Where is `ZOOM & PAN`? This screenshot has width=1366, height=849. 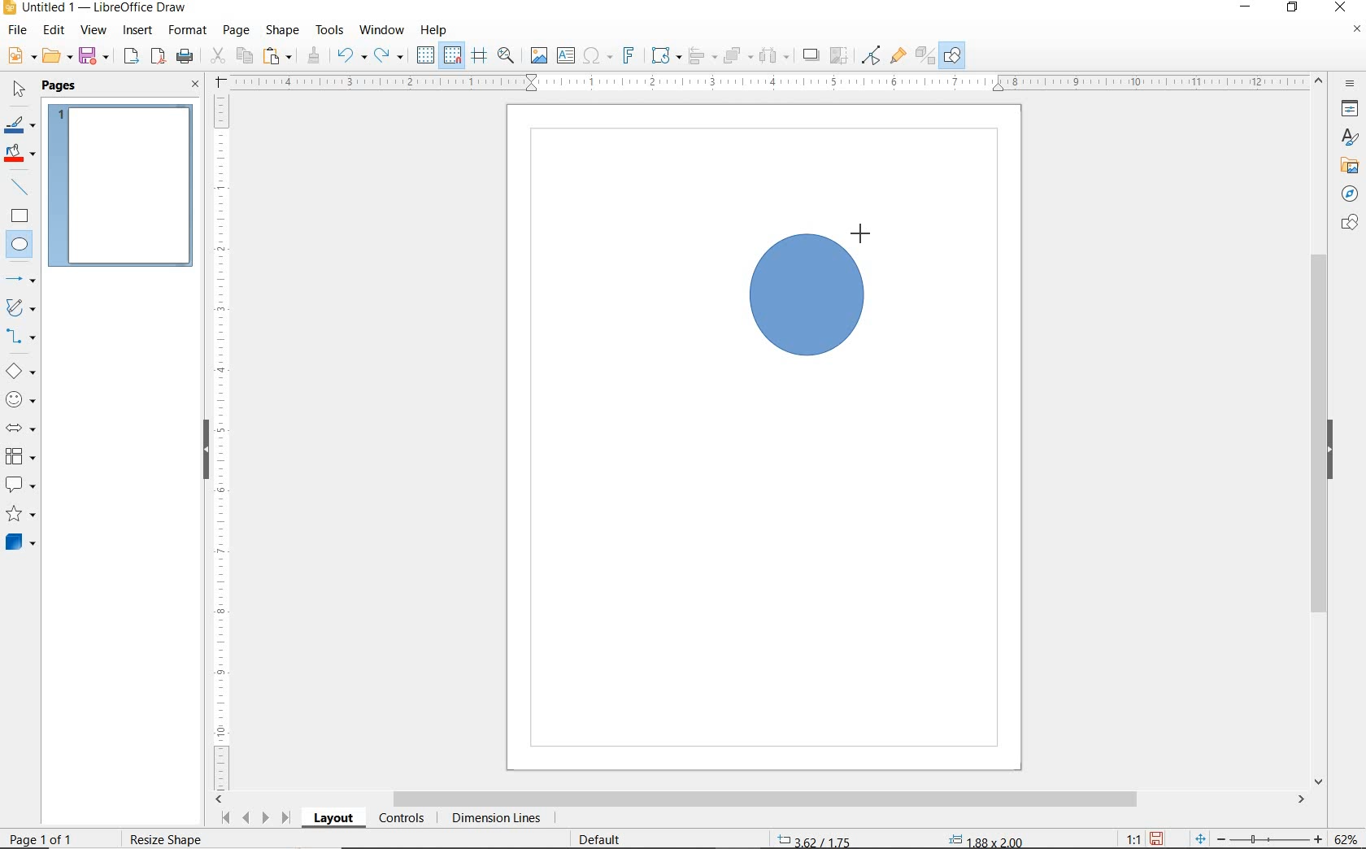 ZOOM & PAN is located at coordinates (506, 54).